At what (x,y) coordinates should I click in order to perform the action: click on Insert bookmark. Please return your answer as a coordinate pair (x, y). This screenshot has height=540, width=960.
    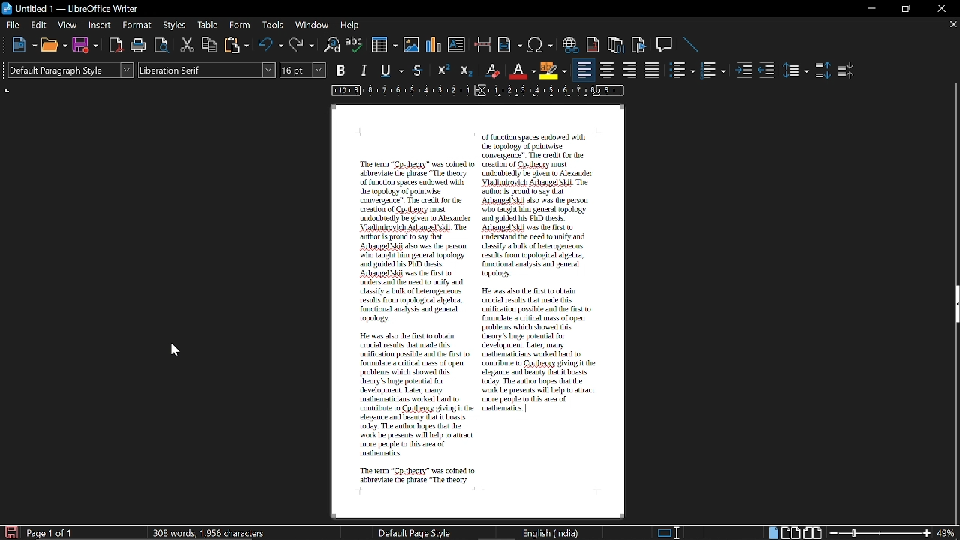
    Looking at the image, I should click on (640, 46).